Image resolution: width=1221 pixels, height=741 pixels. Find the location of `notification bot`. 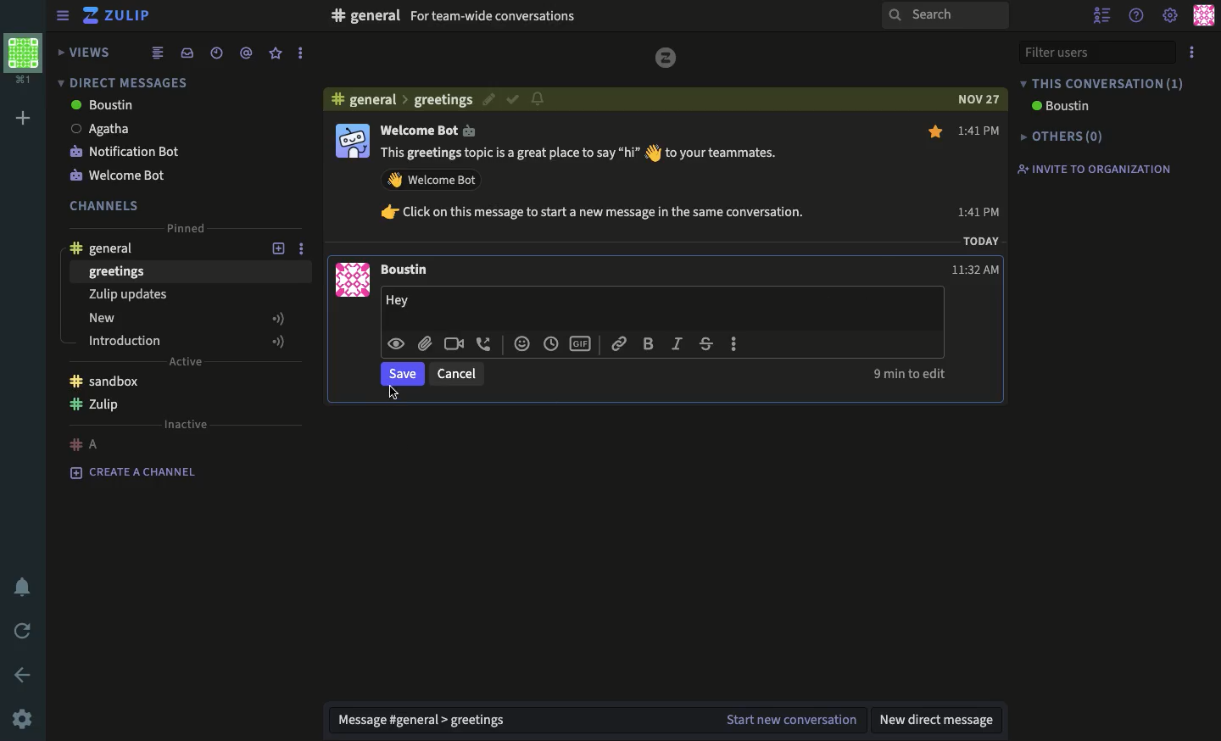

notification bot is located at coordinates (124, 174).